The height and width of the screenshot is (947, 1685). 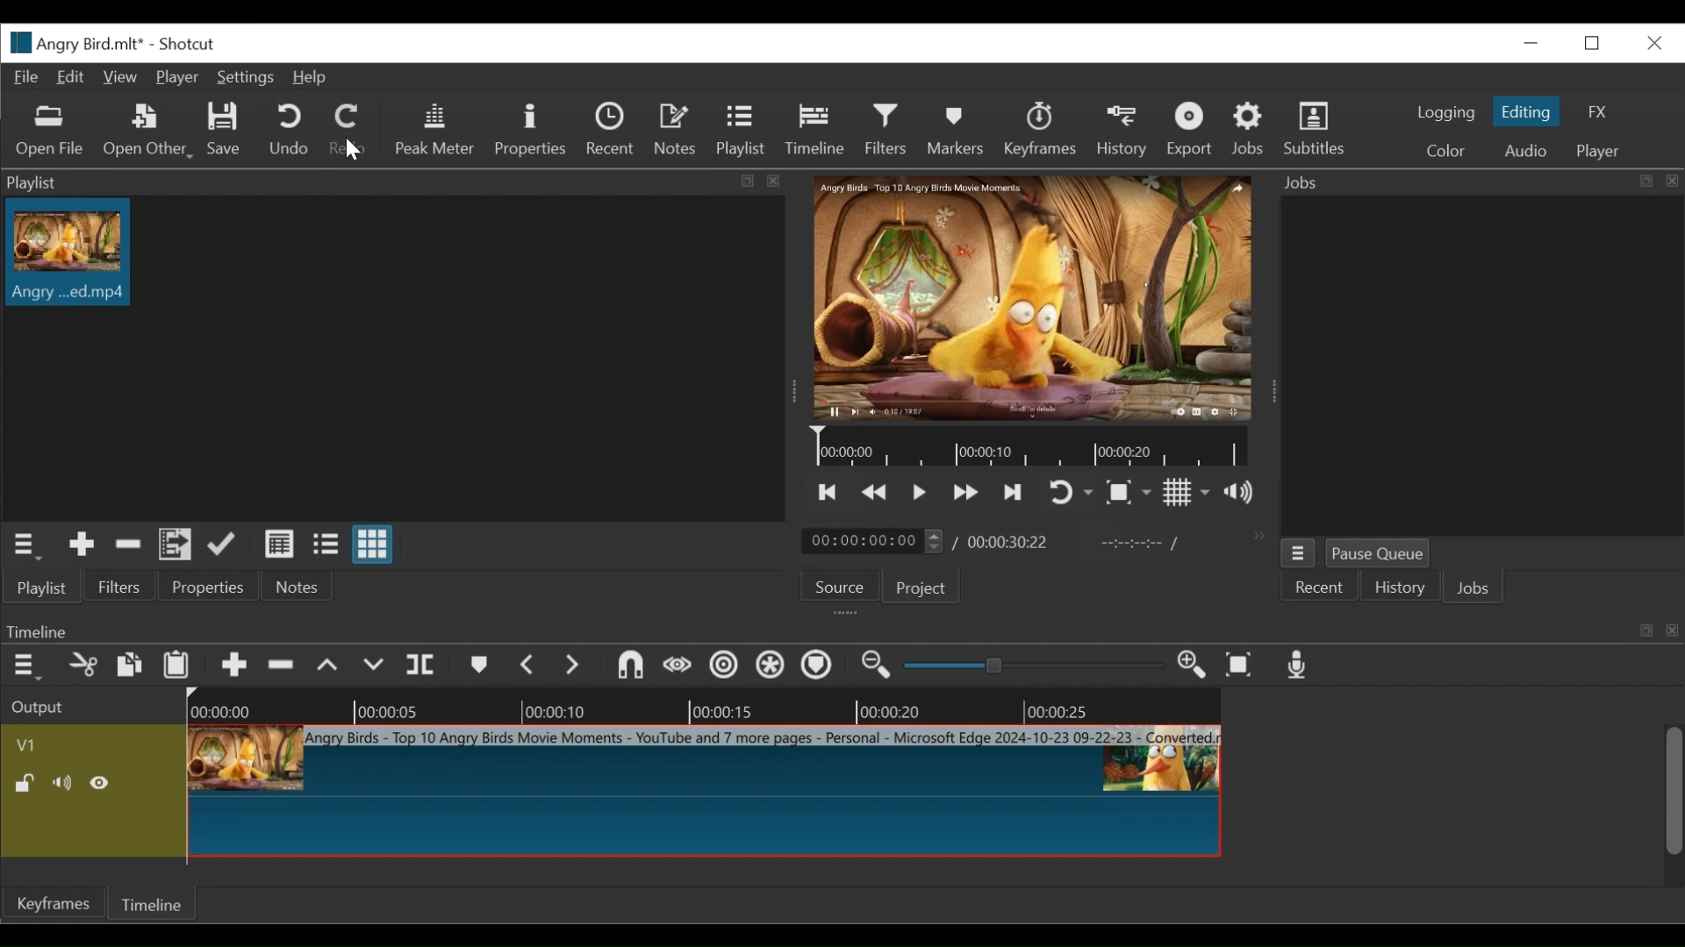 What do you see at coordinates (65, 783) in the screenshot?
I see `Mute` at bounding box center [65, 783].